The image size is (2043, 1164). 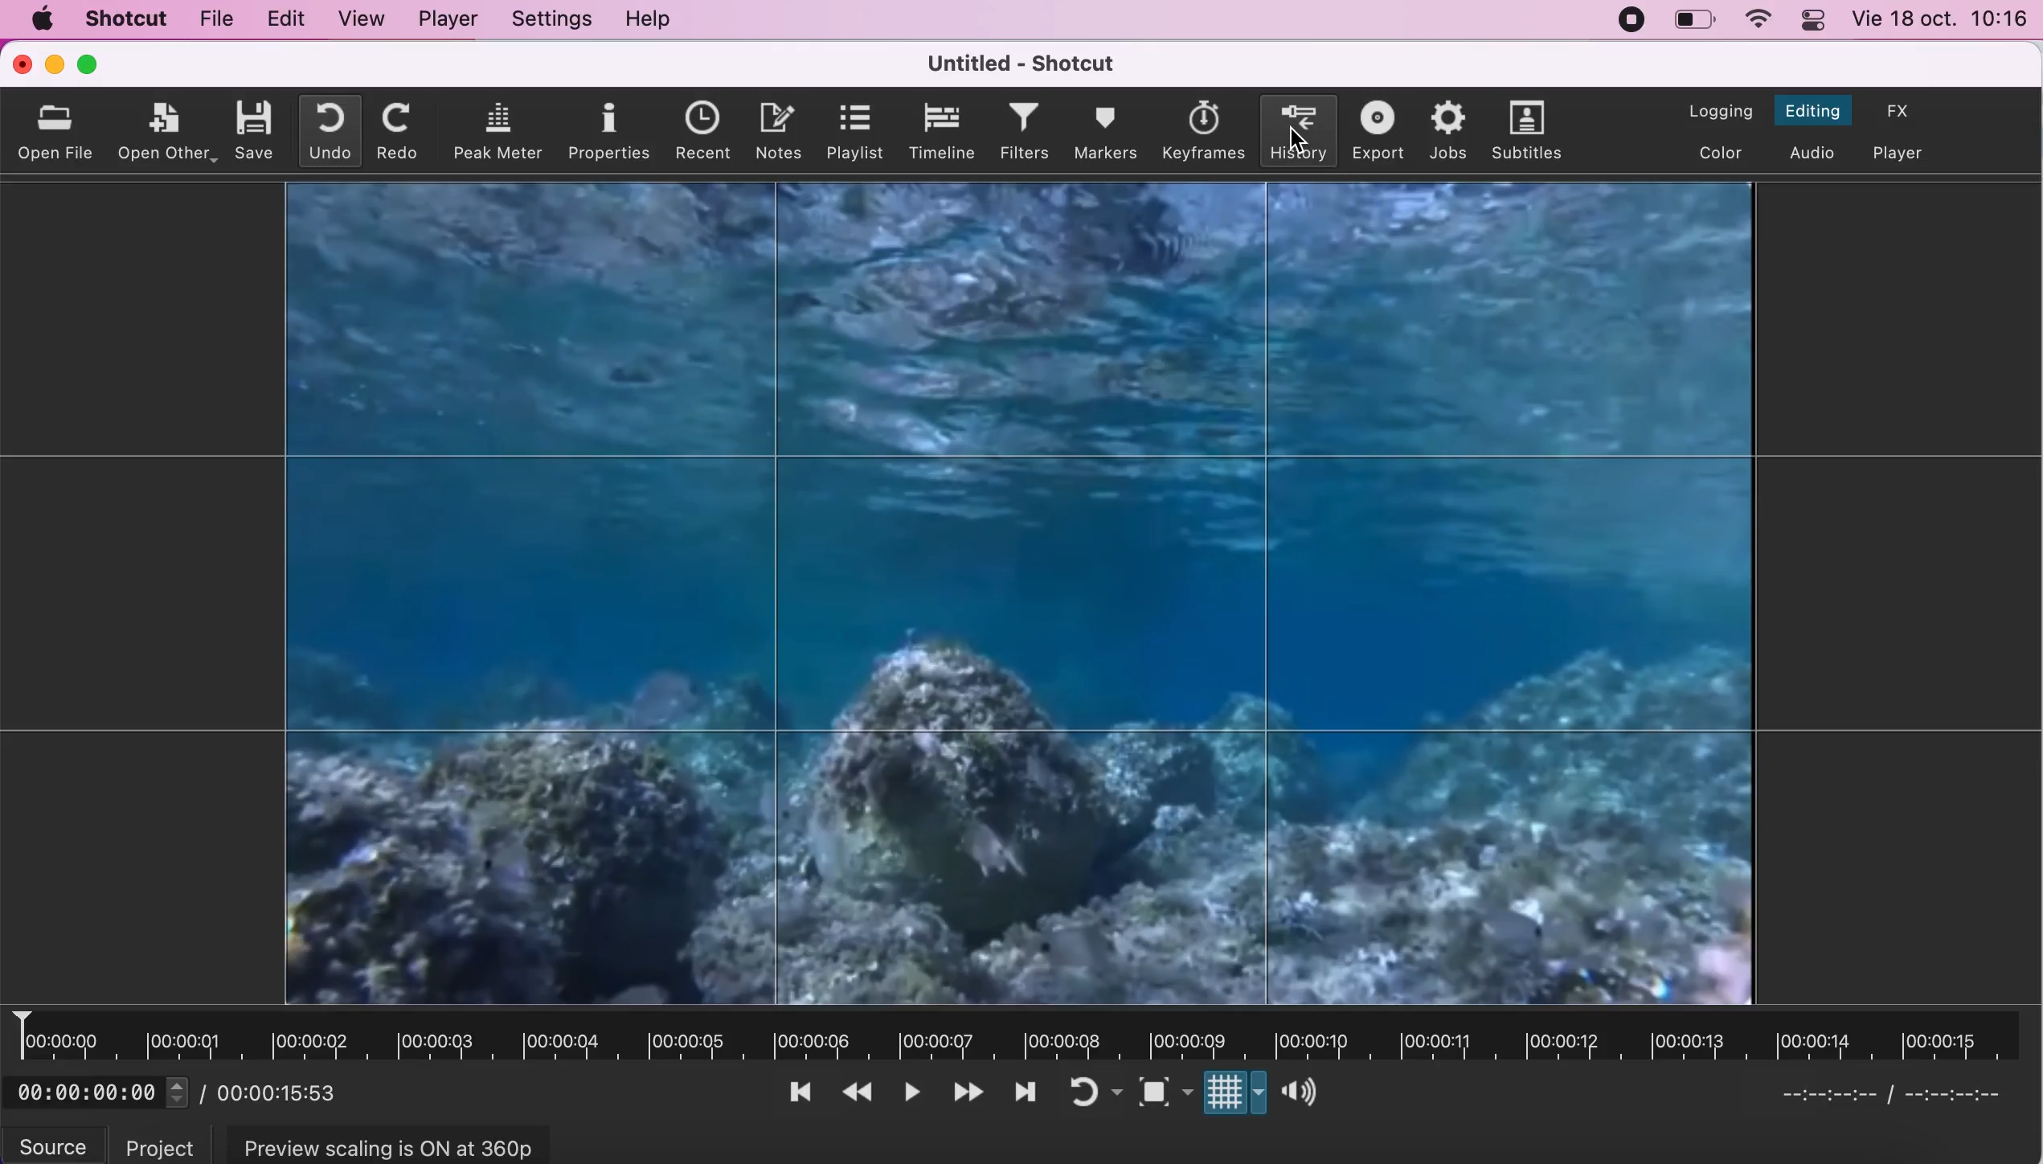 What do you see at coordinates (396, 132) in the screenshot?
I see `redo` at bounding box center [396, 132].